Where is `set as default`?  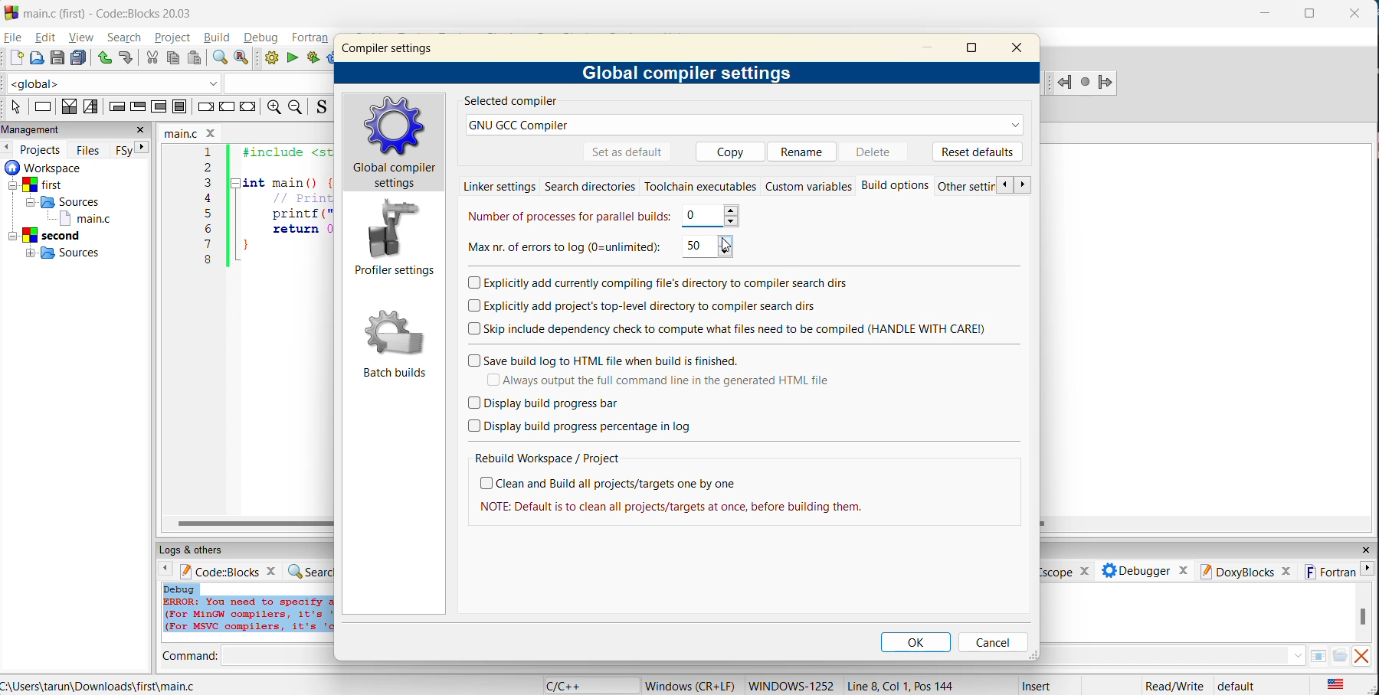
set as default is located at coordinates (628, 152).